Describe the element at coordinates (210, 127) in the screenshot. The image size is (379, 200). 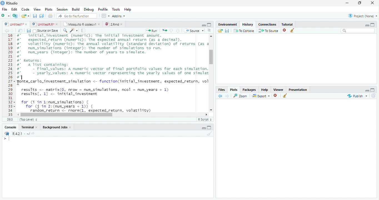
I see `Full Height` at that location.